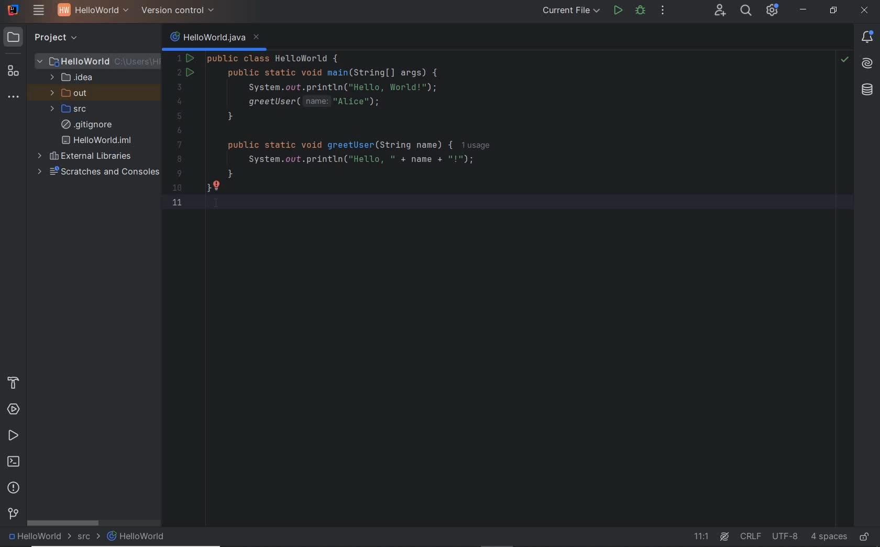 This screenshot has height=547, width=880. I want to click on Code running, so click(249, 48).